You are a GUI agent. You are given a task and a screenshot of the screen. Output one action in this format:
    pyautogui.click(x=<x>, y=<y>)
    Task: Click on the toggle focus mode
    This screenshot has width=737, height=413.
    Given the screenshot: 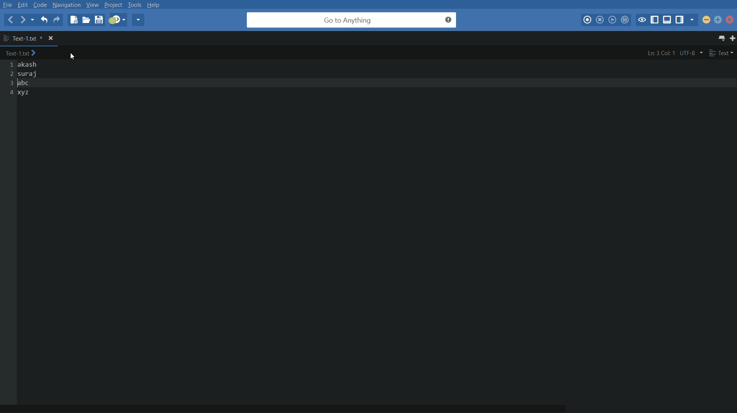 What is the action you would take?
    pyautogui.click(x=642, y=20)
    